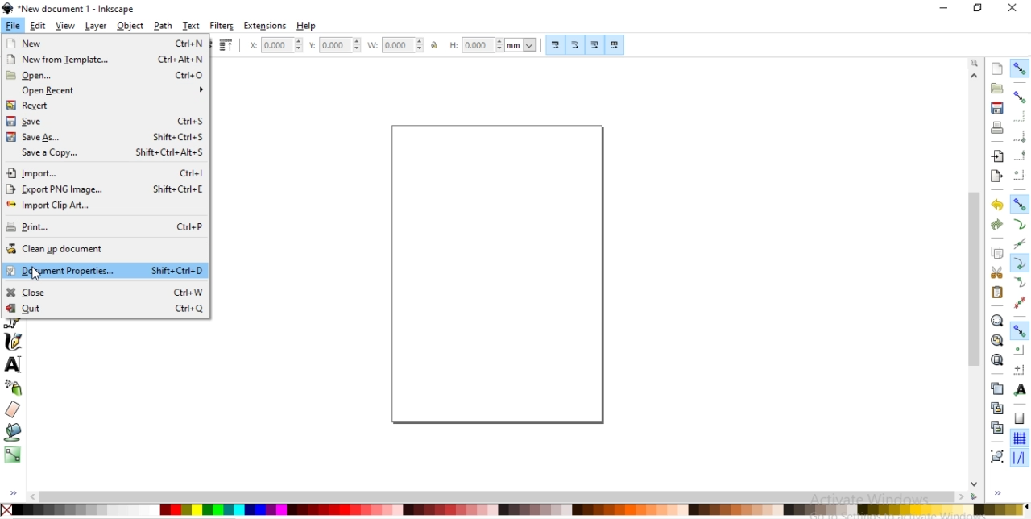  What do you see at coordinates (101, 205) in the screenshot?
I see `import ` at bounding box center [101, 205].